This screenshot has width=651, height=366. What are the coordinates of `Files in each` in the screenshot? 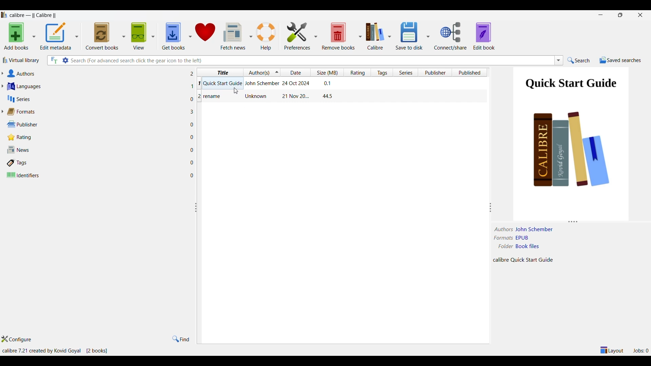 It's located at (193, 124).